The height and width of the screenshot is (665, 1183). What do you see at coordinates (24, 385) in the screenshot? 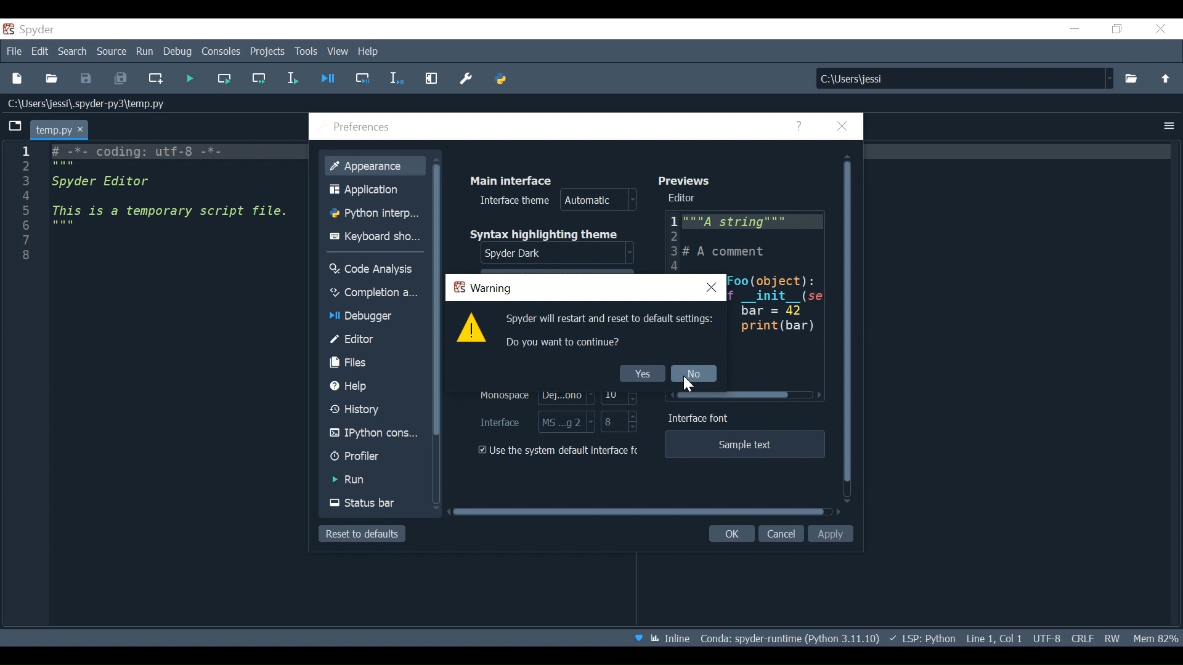
I see `Line column` at bounding box center [24, 385].